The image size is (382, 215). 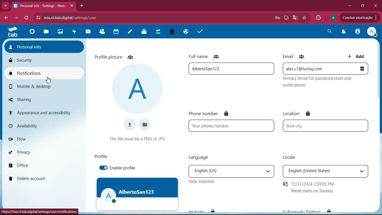 I want to click on forward, so click(x=17, y=18).